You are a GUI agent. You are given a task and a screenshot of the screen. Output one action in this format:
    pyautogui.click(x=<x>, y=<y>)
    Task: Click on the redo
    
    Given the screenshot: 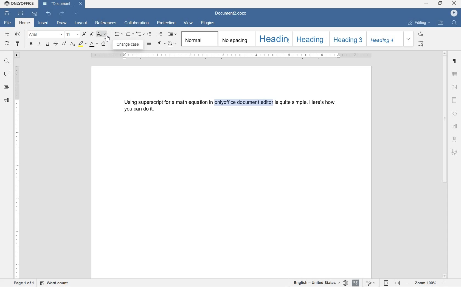 What is the action you would take?
    pyautogui.click(x=61, y=13)
    